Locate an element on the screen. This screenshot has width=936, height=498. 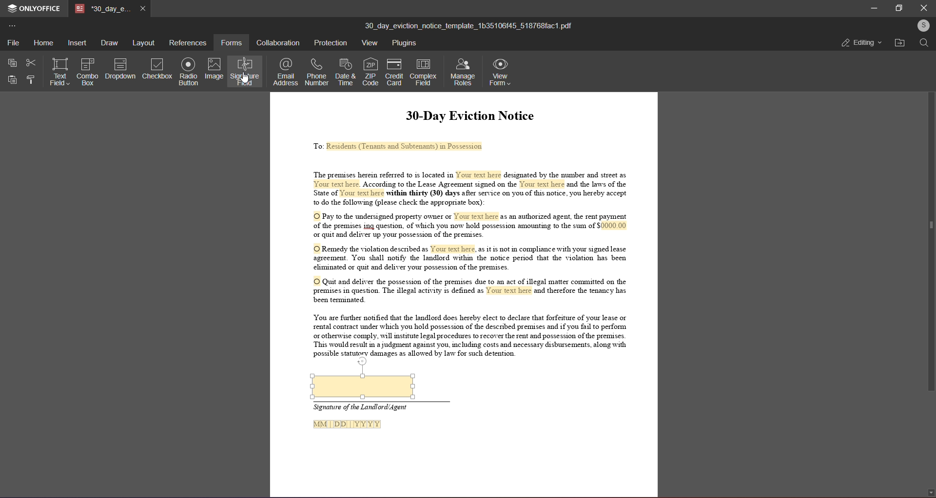
signature is located at coordinates (245, 72).